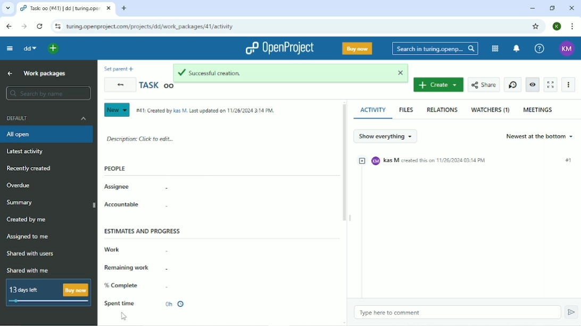 The width and height of the screenshot is (581, 326). I want to click on Work, so click(113, 249).